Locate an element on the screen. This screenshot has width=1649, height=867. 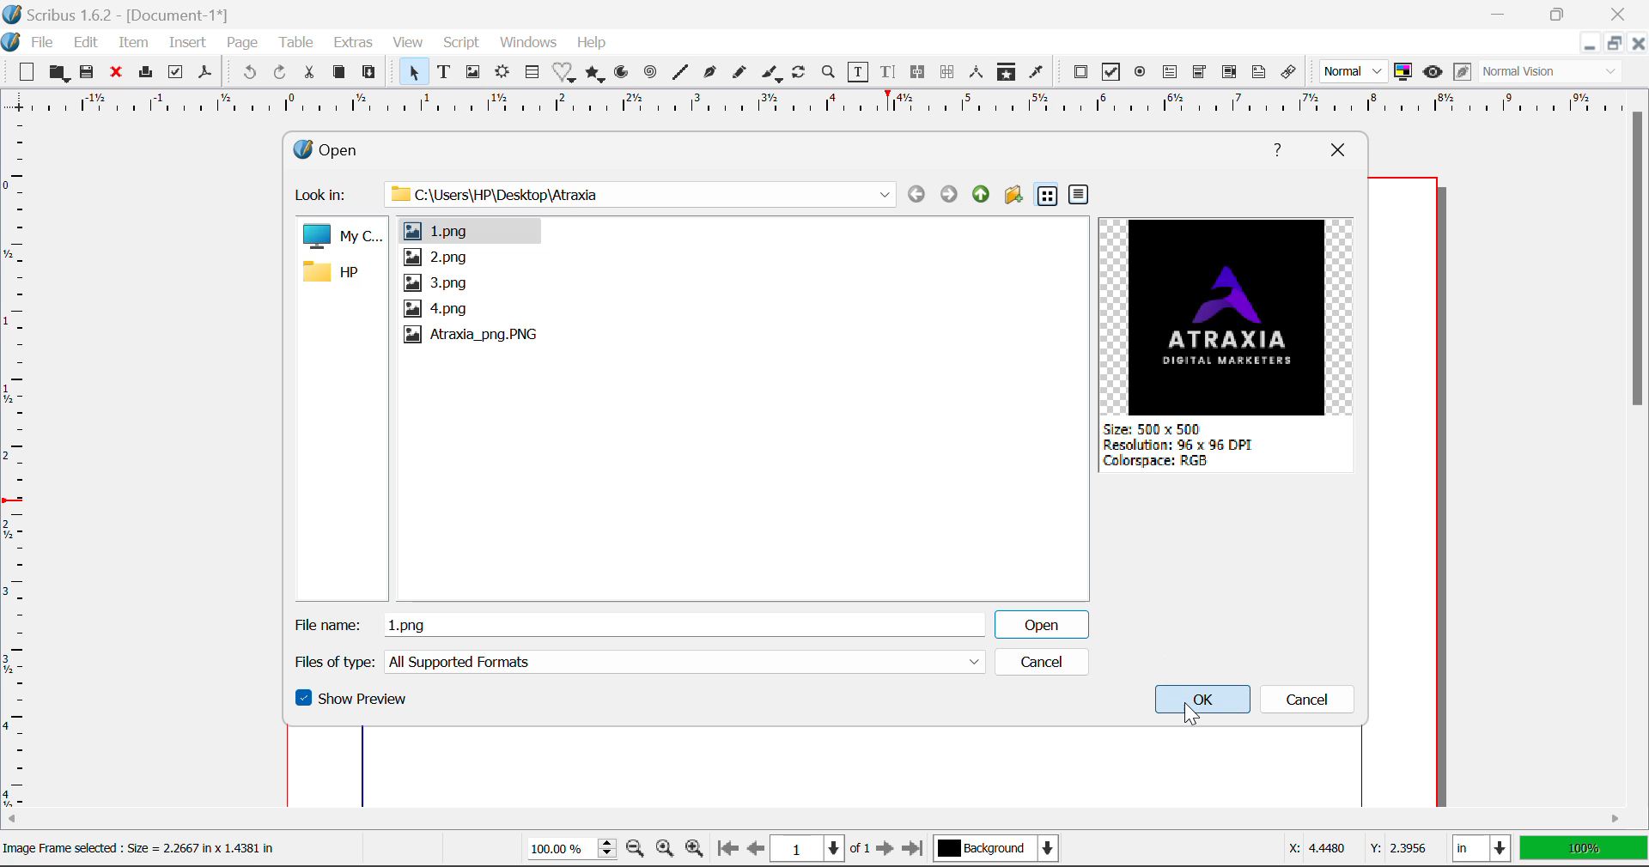
Cancel is located at coordinates (1312, 702).